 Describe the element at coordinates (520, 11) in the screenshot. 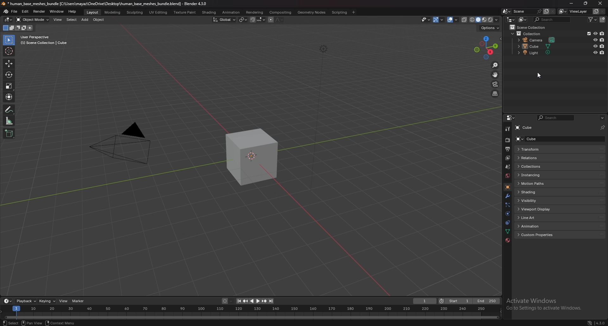

I see `scene` at that location.